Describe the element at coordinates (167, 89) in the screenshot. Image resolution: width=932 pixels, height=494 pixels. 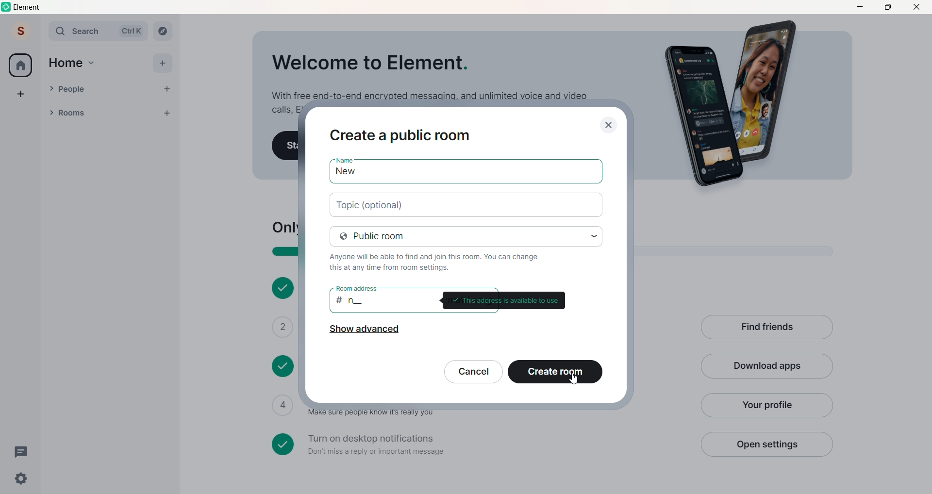
I see `Add People` at that location.